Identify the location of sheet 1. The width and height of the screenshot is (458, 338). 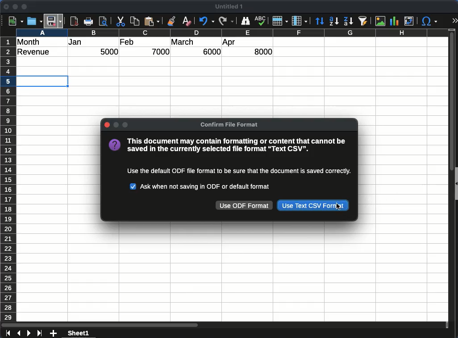
(87, 333).